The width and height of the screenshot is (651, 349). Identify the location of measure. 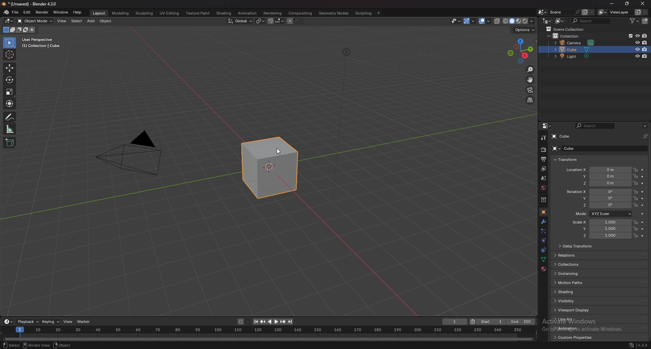
(10, 129).